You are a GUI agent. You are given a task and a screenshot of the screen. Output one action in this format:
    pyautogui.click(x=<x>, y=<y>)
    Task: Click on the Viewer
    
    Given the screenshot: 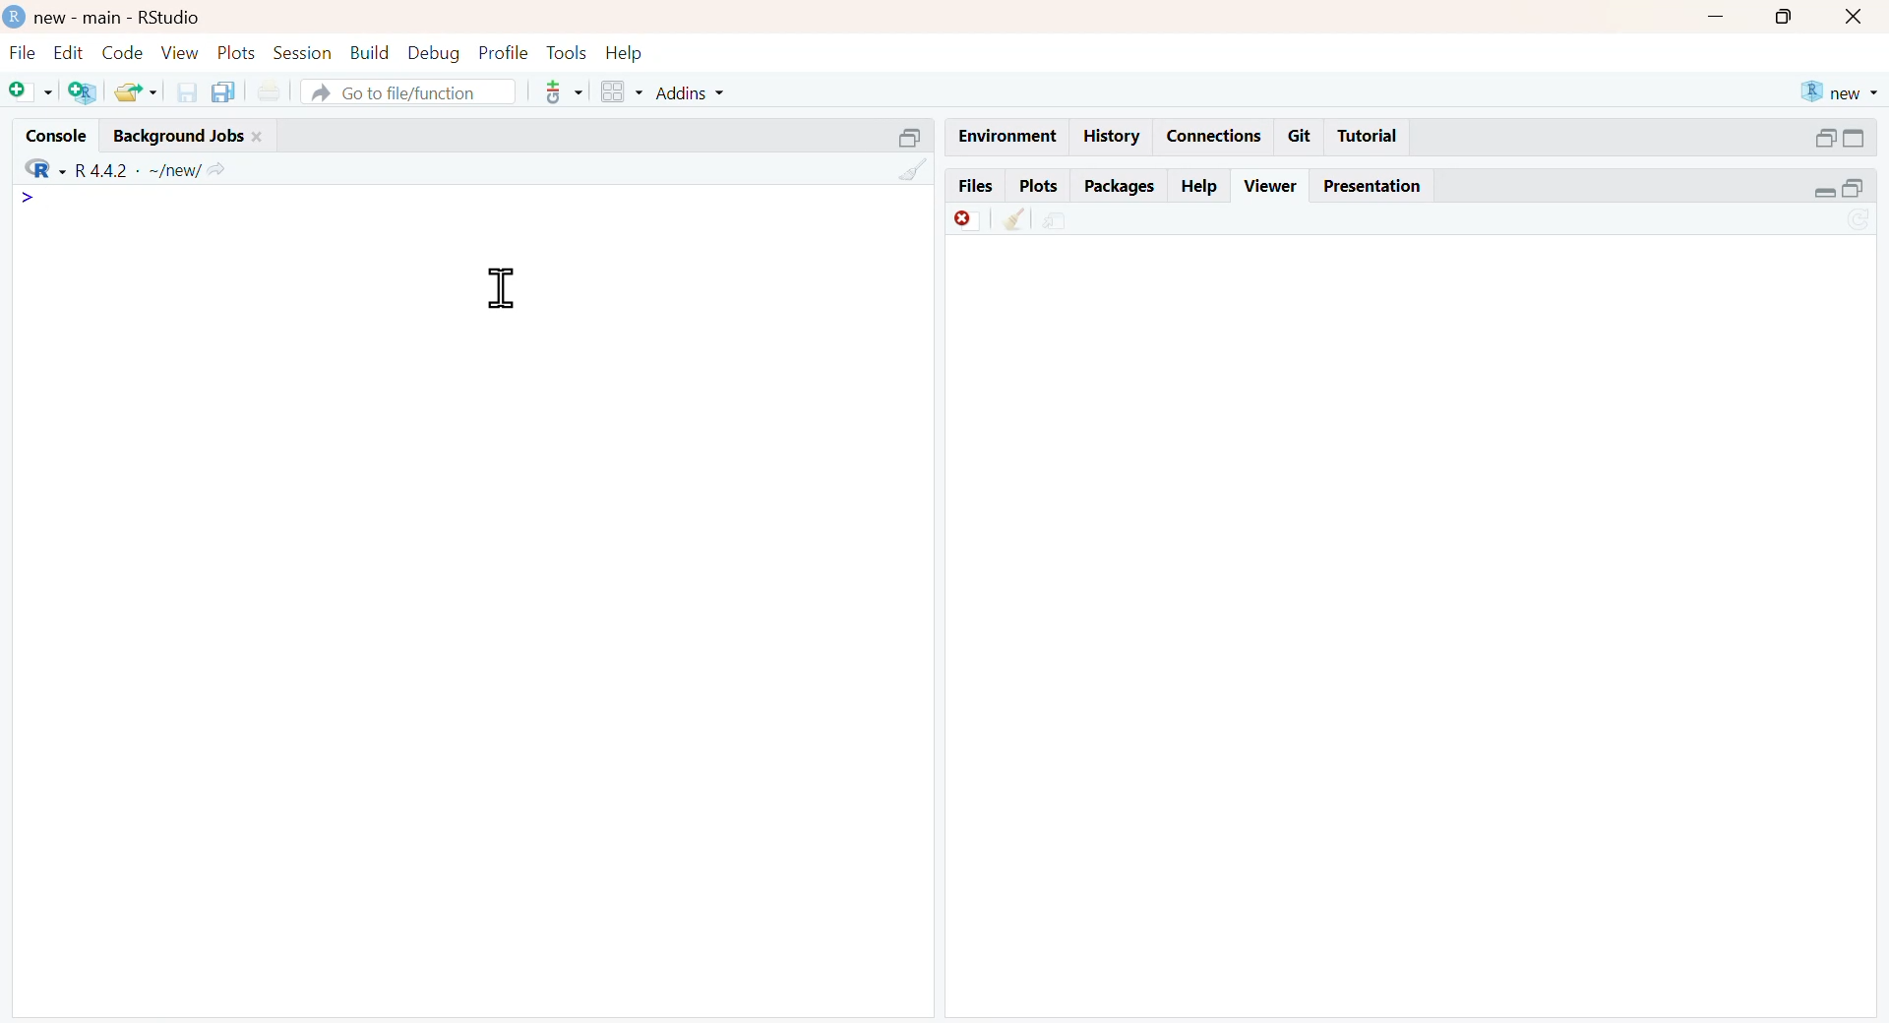 What is the action you would take?
    pyautogui.click(x=1270, y=183)
    